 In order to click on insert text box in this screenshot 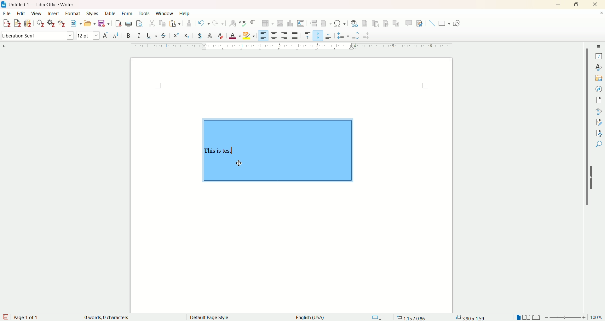, I will do `click(301, 23)`.